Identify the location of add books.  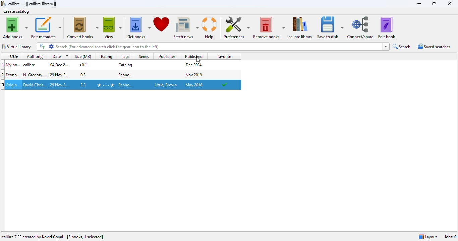
(16, 28).